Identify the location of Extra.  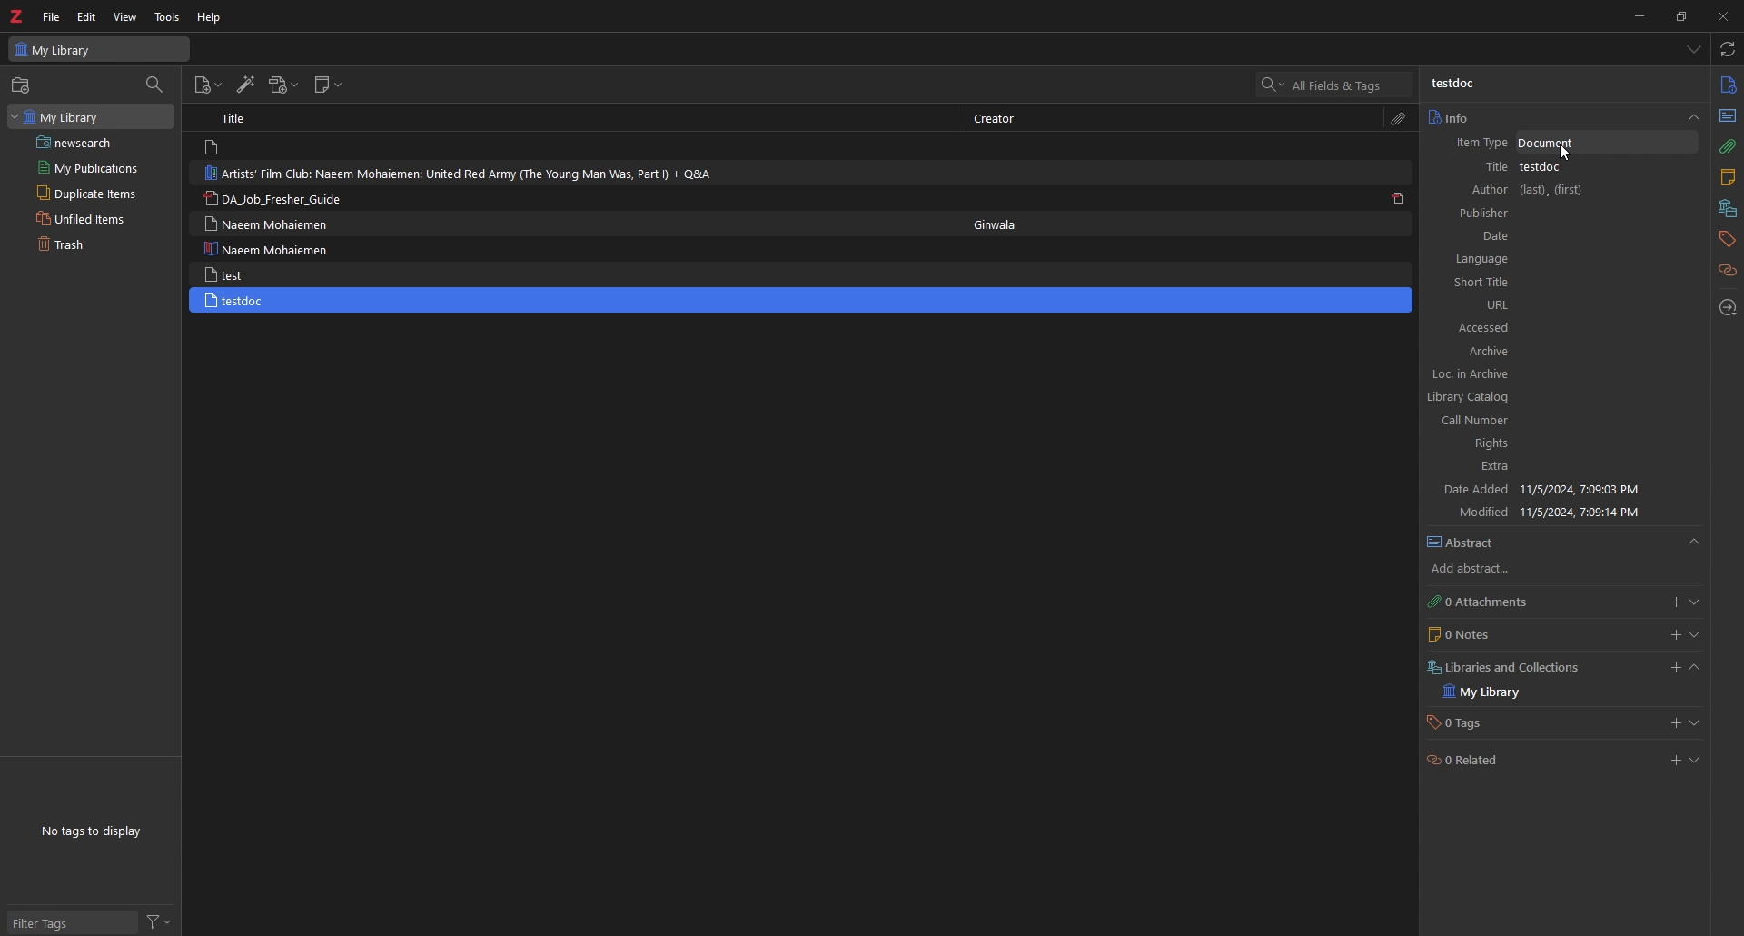
(1561, 466).